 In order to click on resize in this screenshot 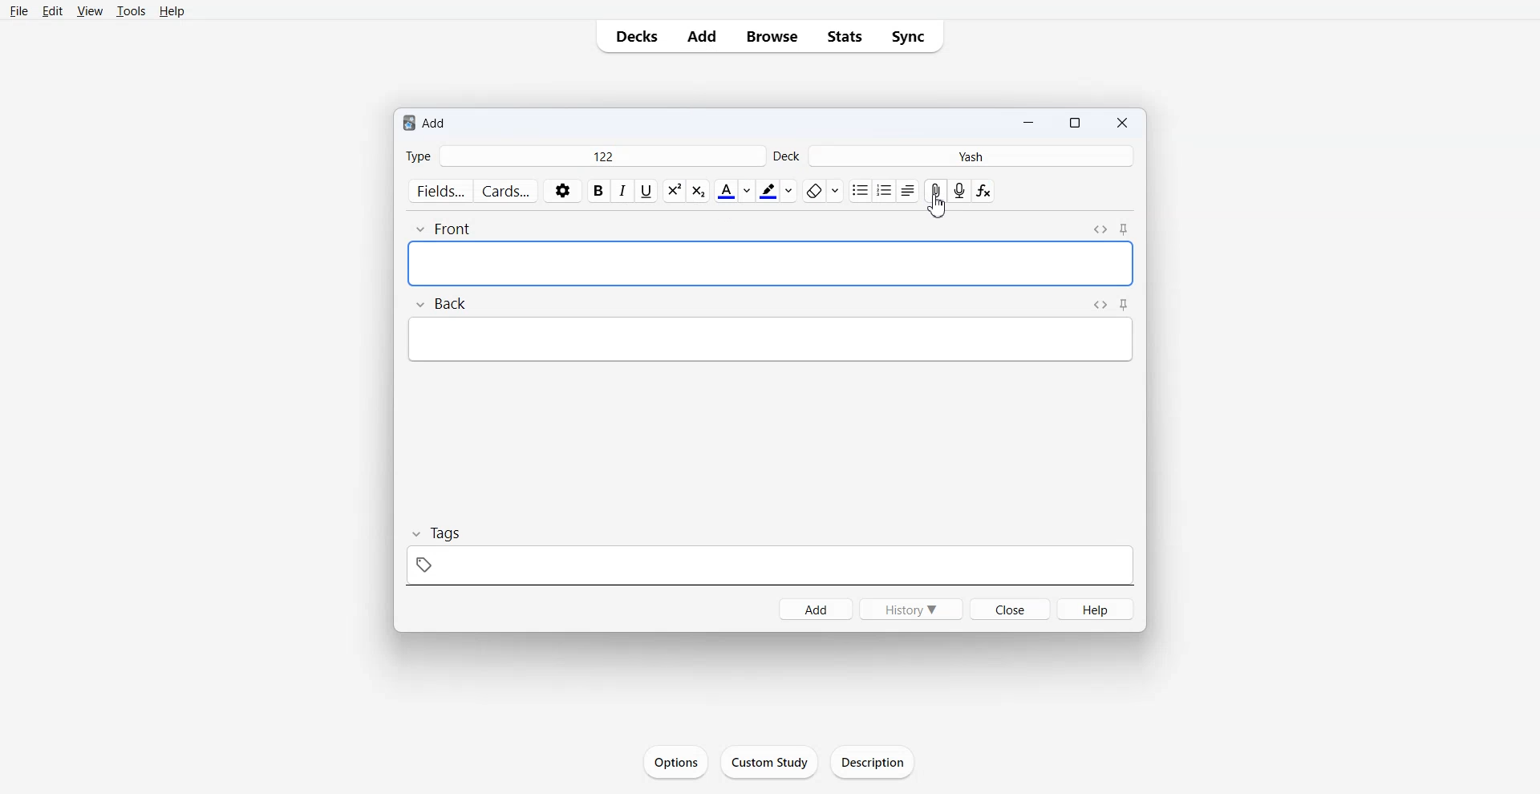, I will do `click(1074, 121)`.